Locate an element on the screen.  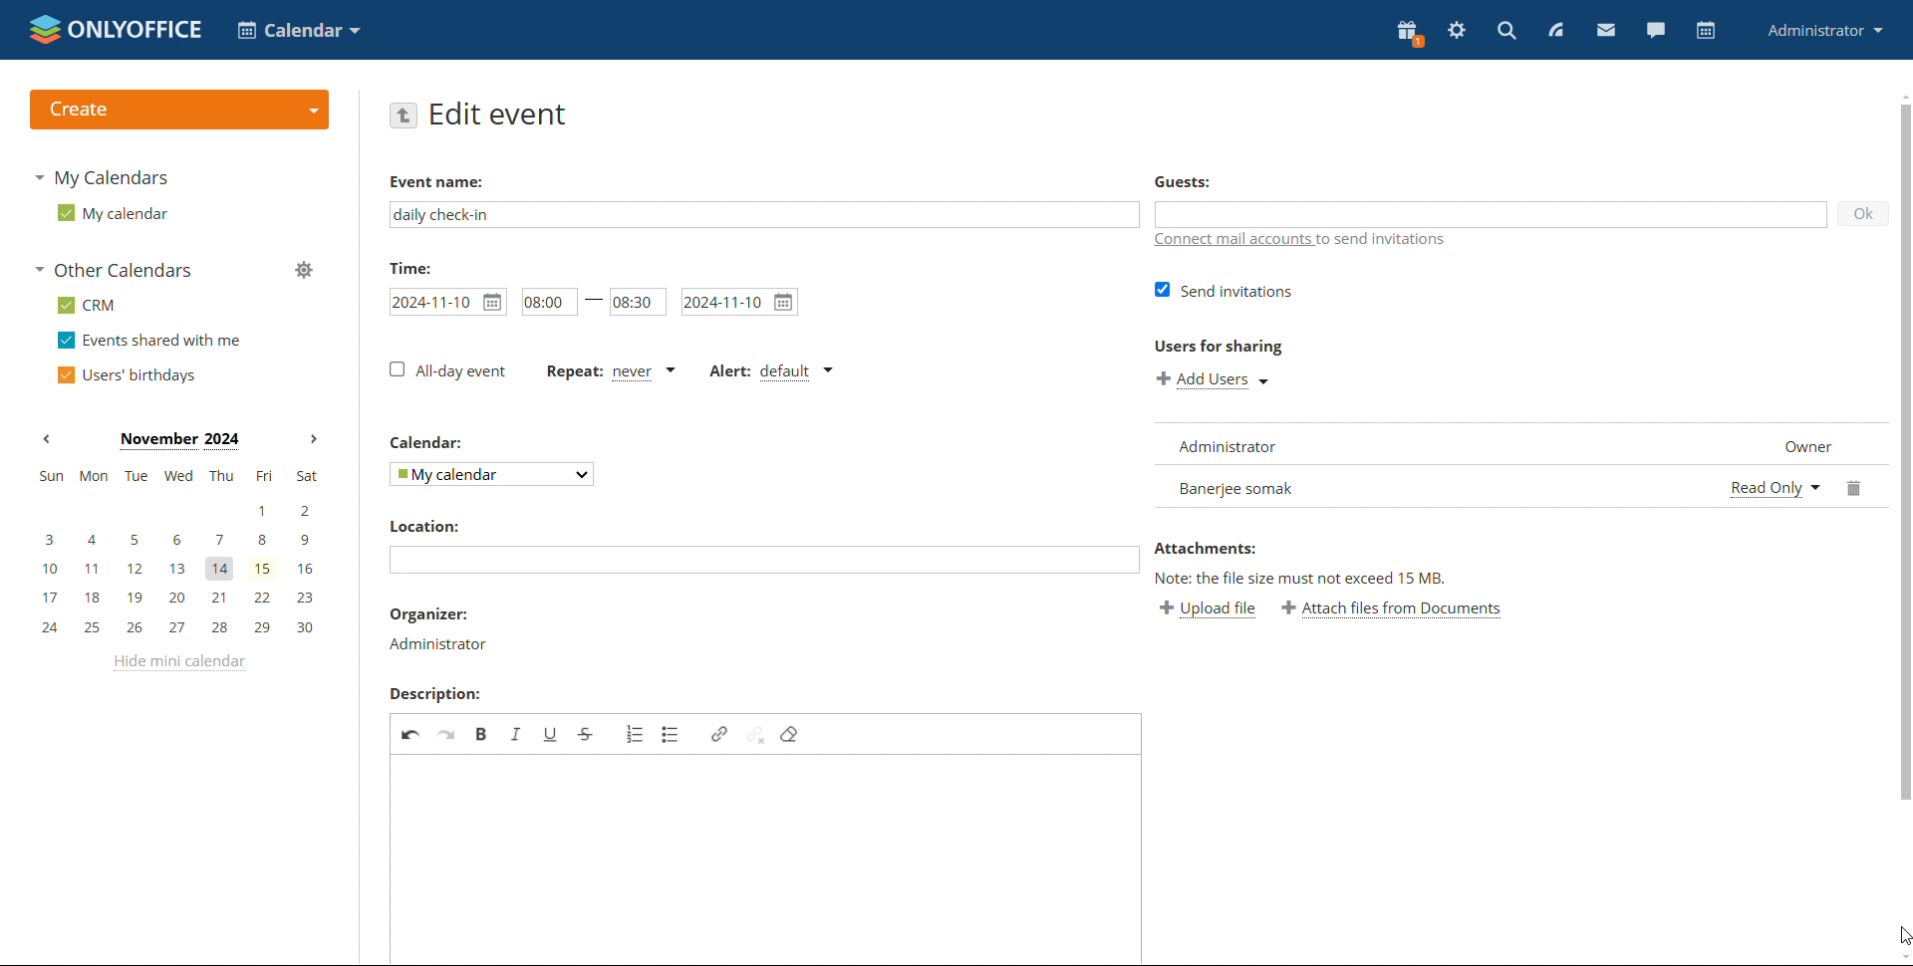
Note is located at coordinates (1303, 580).